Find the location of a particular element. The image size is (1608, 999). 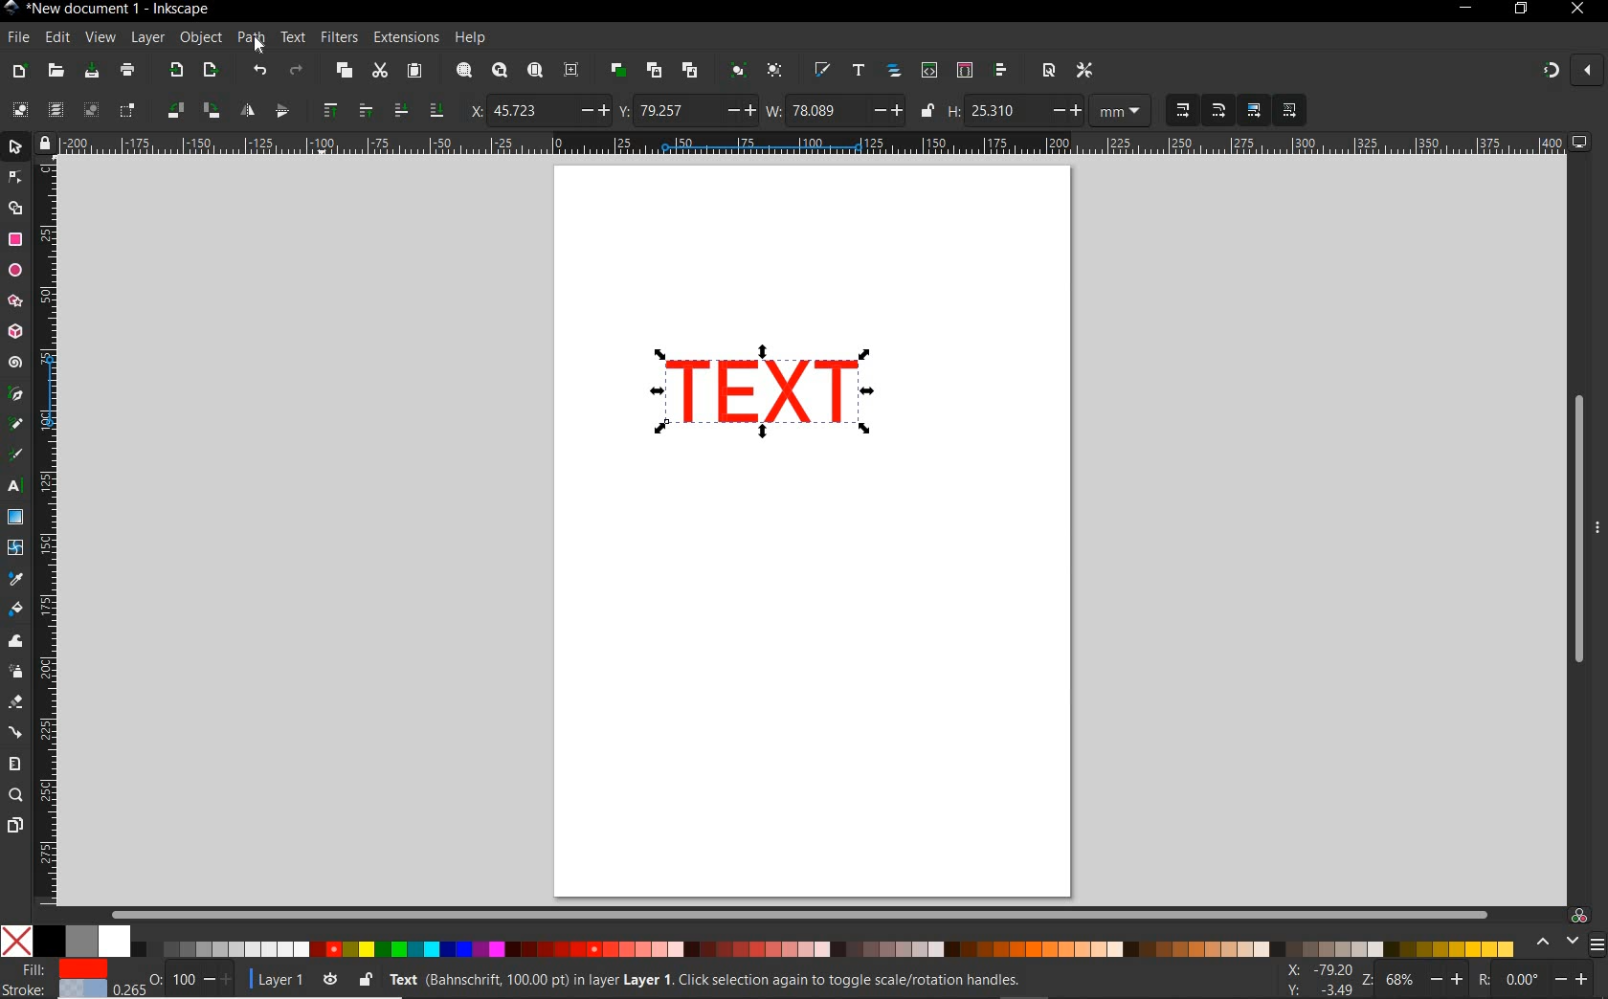

RULER is located at coordinates (815, 144).